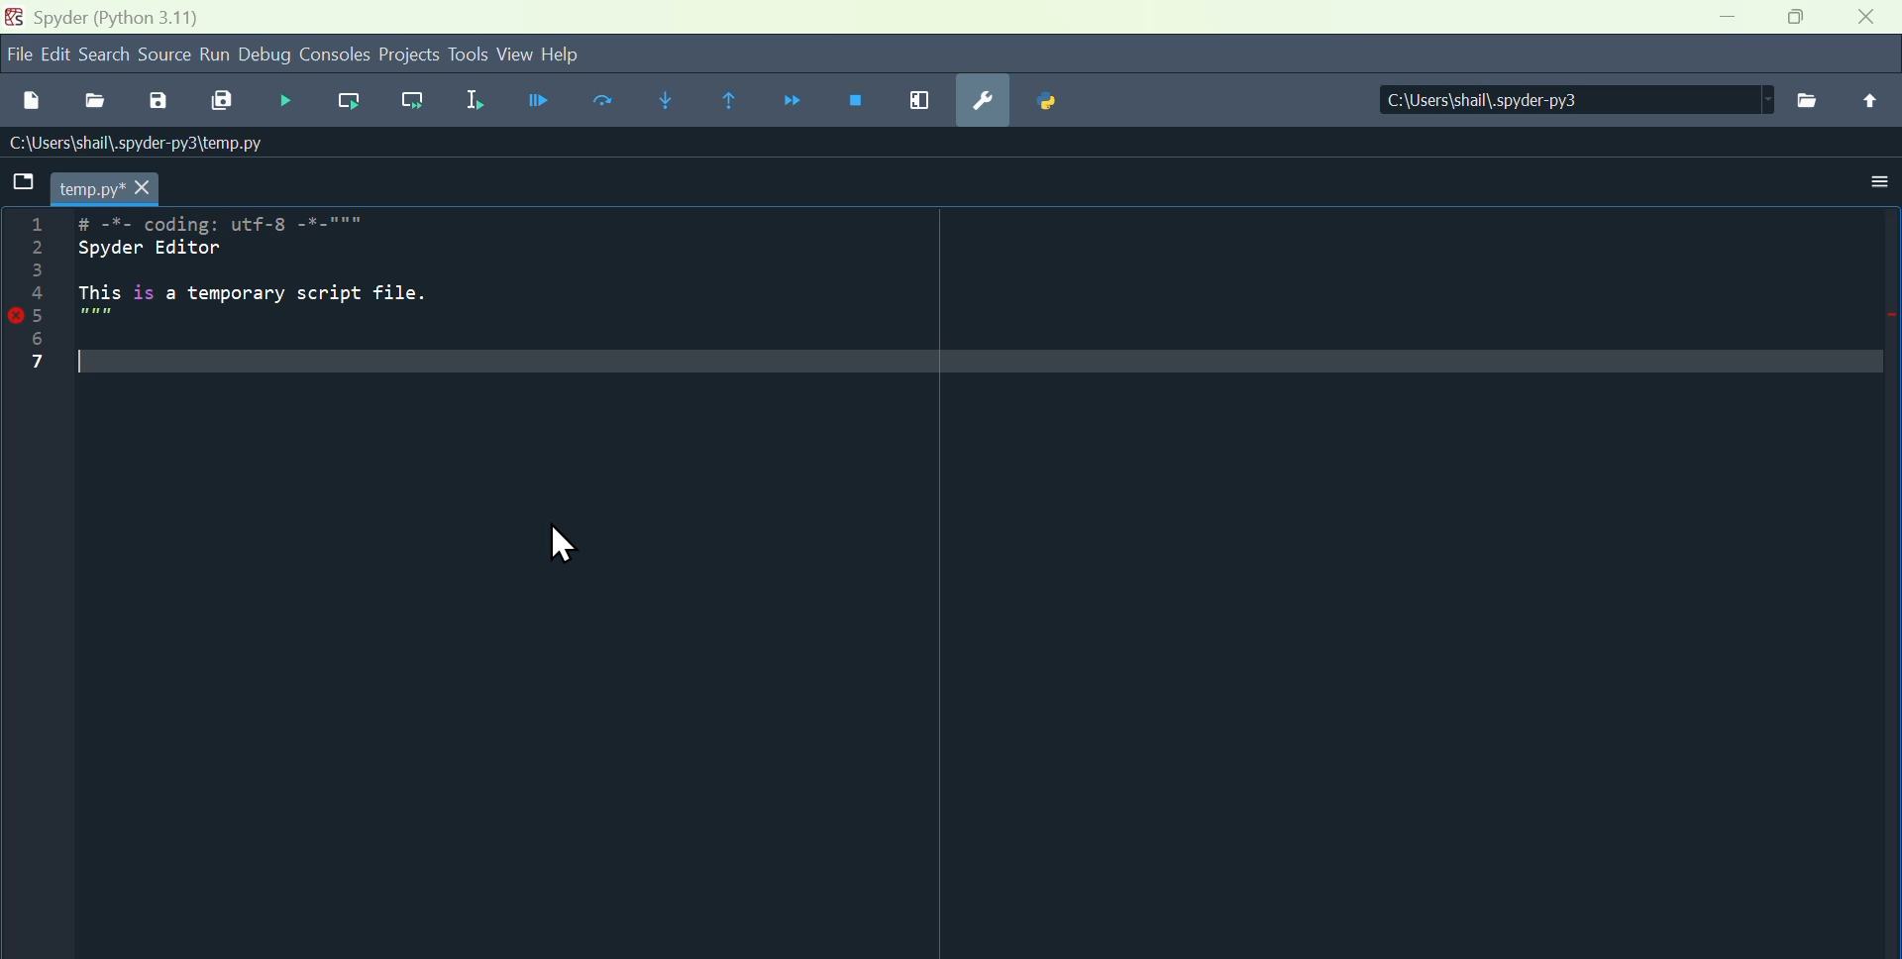  What do you see at coordinates (108, 56) in the screenshot?
I see `Search` at bounding box center [108, 56].